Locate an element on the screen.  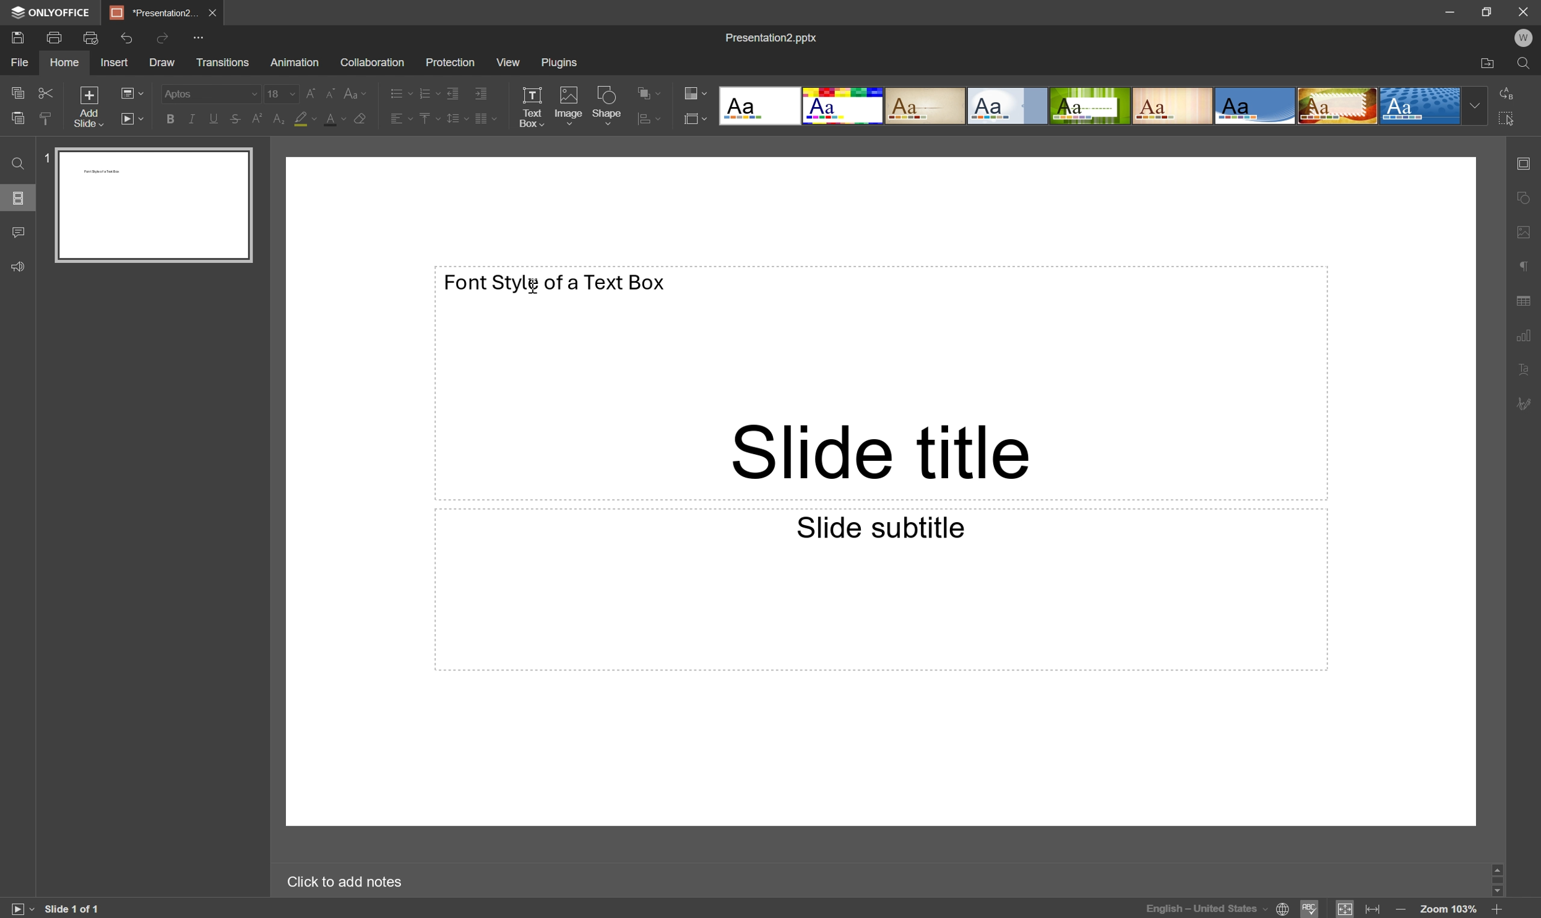
Font Style of a text box is located at coordinates (556, 281).